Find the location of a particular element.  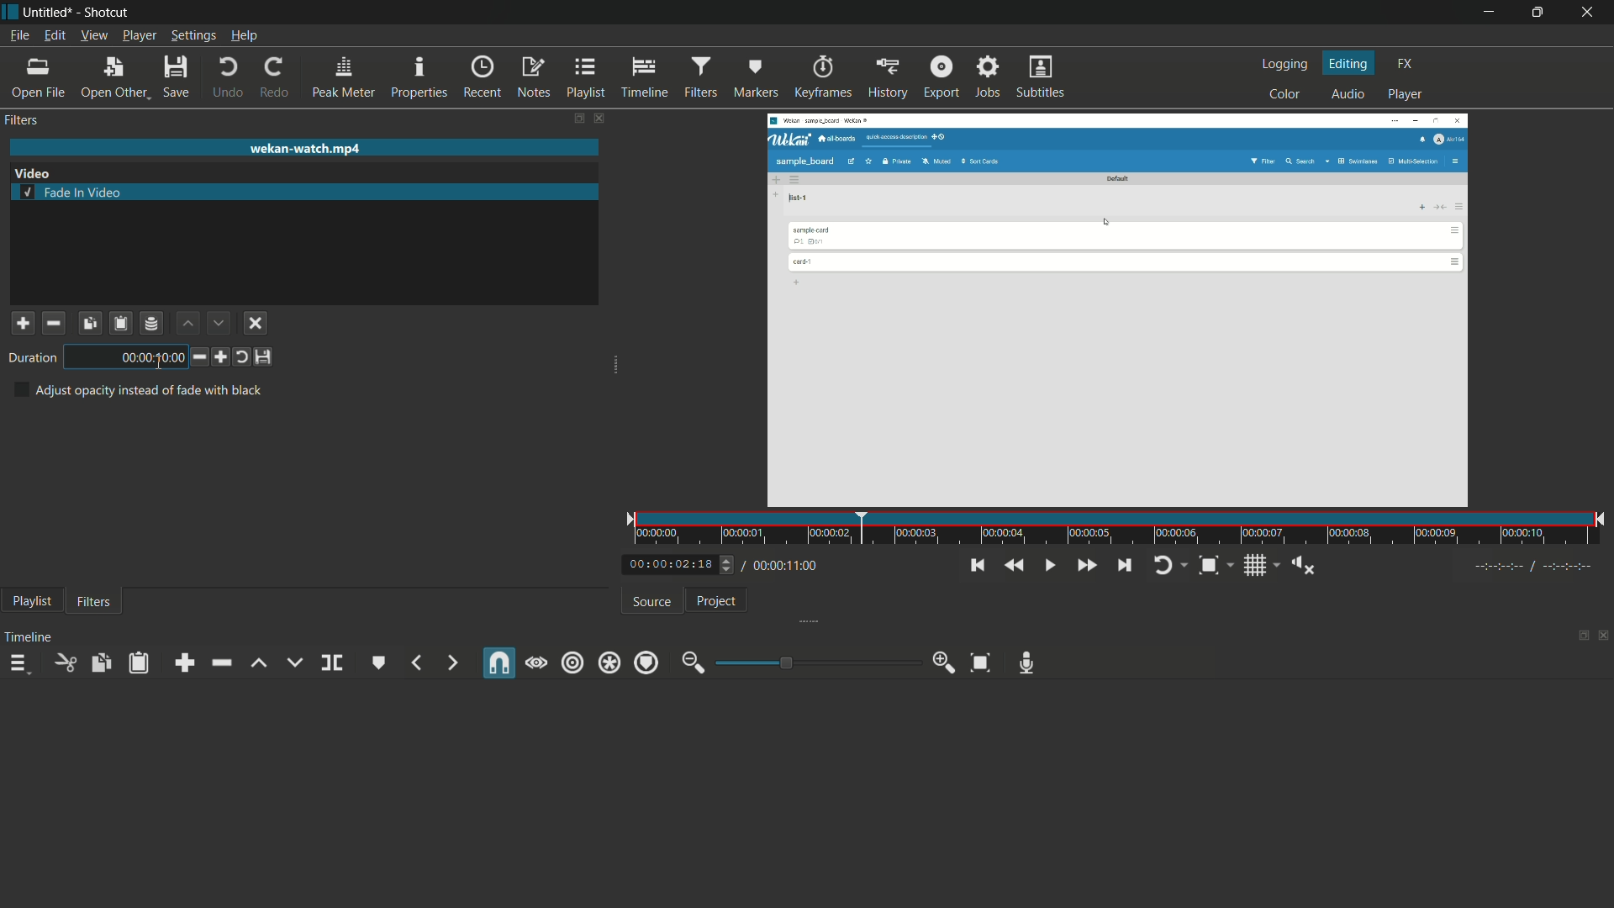

/ is located at coordinates (741, 562).